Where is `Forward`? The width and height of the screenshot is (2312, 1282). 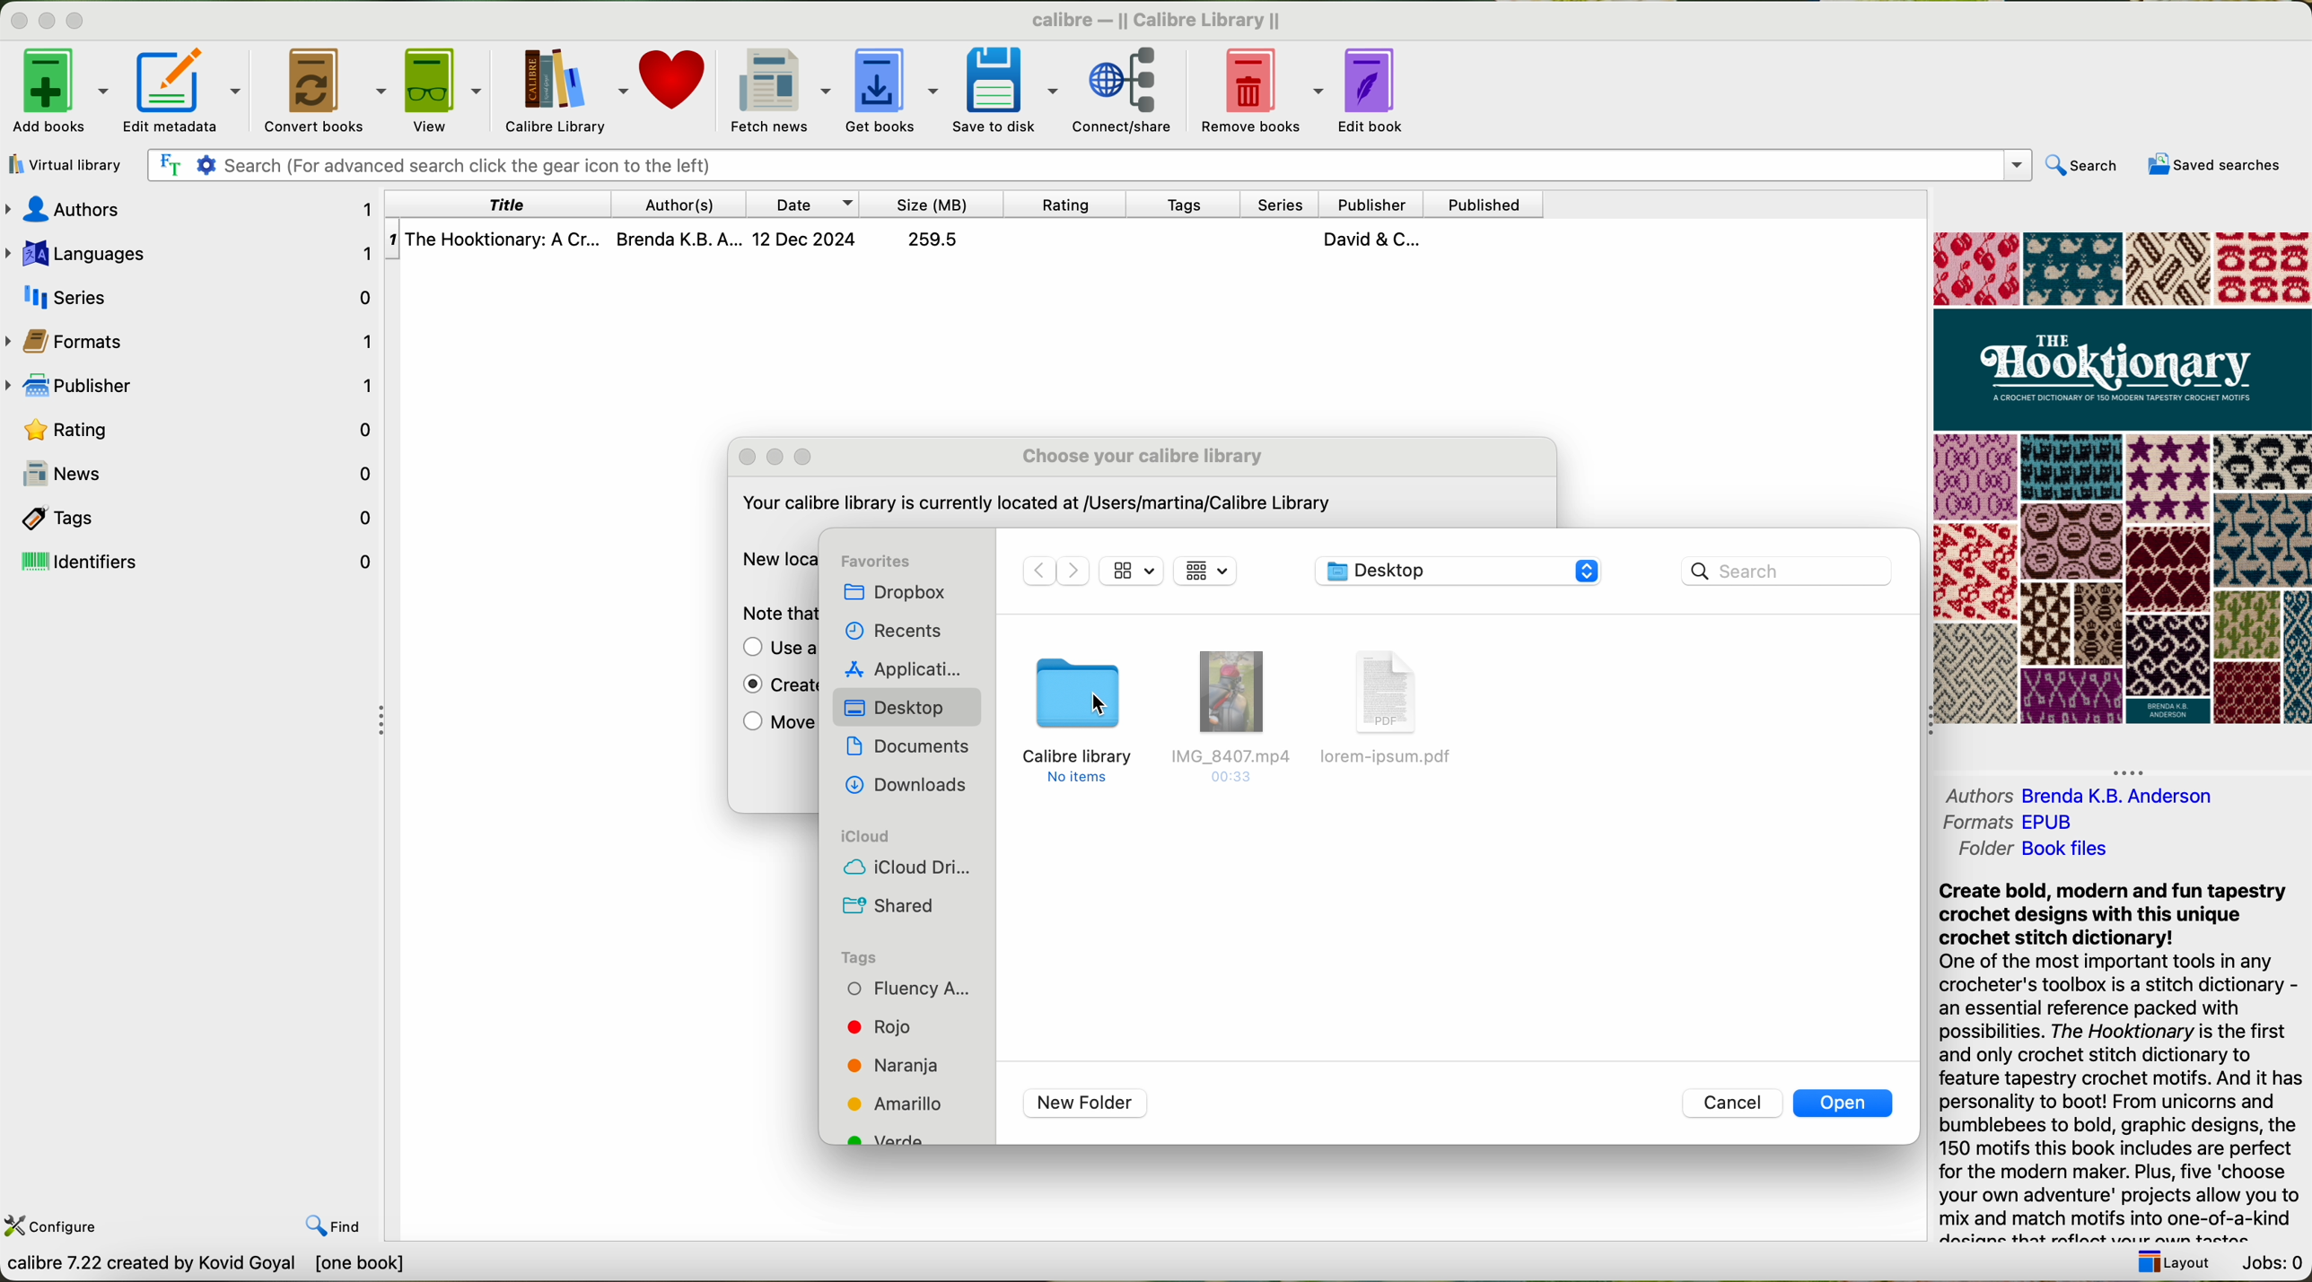
Forward is located at coordinates (1075, 571).